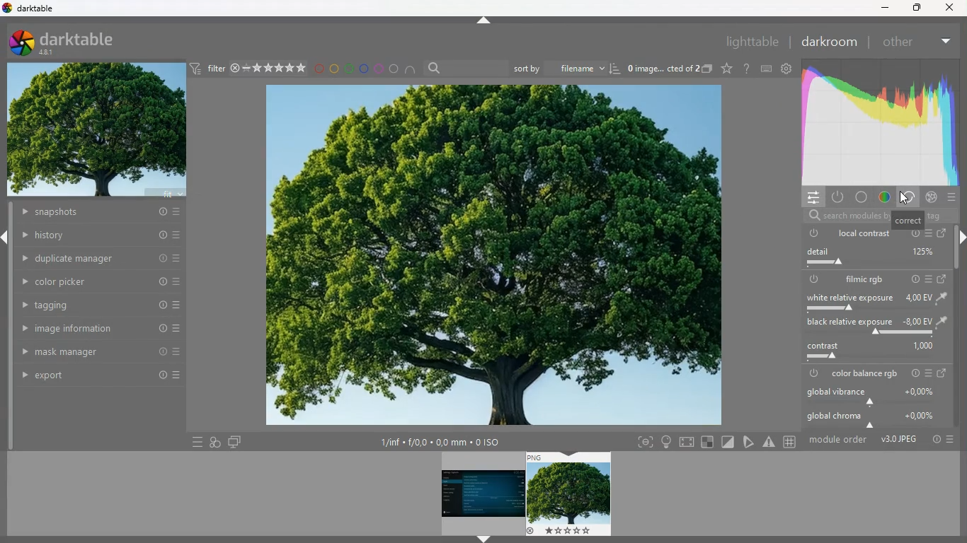 The height and width of the screenshot is (543, 967). I want to click on color picker, so click(93, 281).